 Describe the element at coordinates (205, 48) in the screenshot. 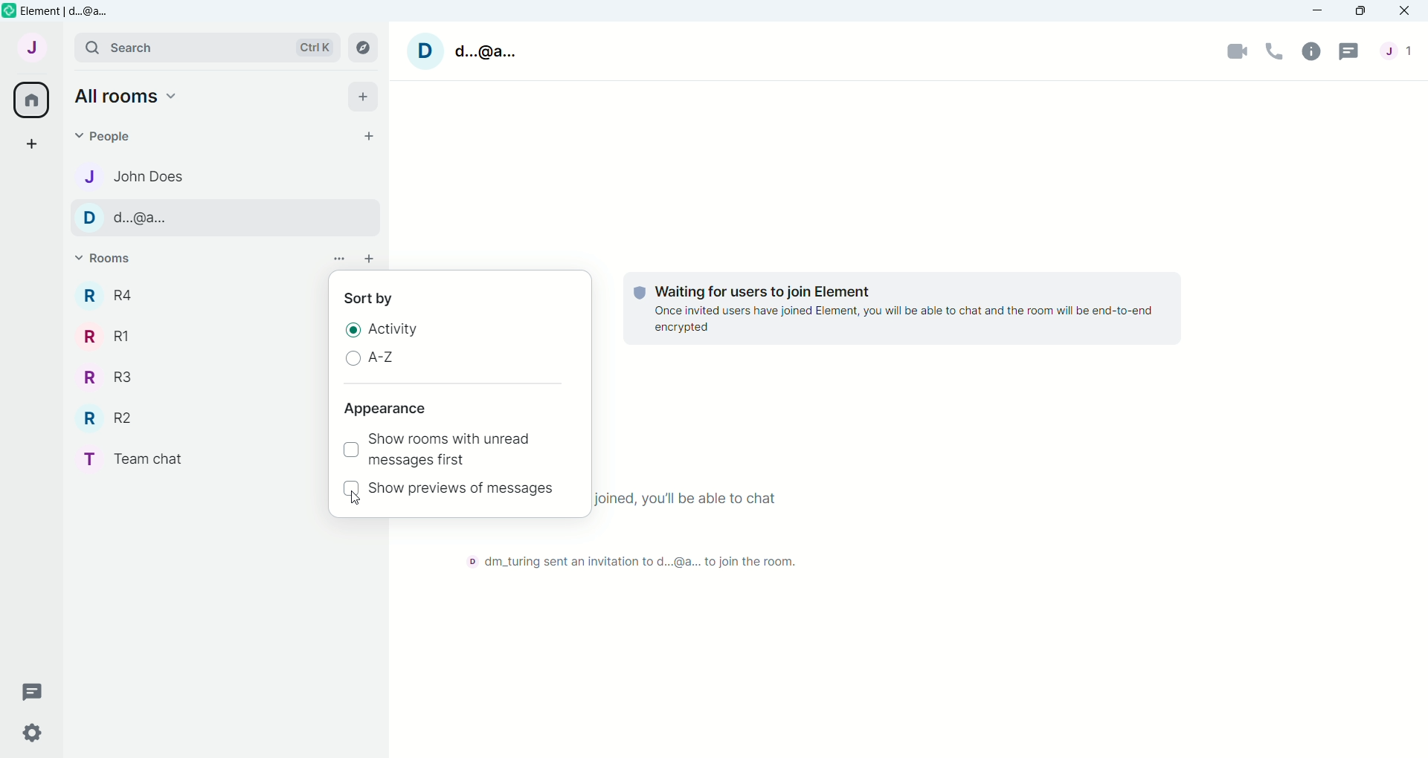

I see `search Ctrl K` at that location.